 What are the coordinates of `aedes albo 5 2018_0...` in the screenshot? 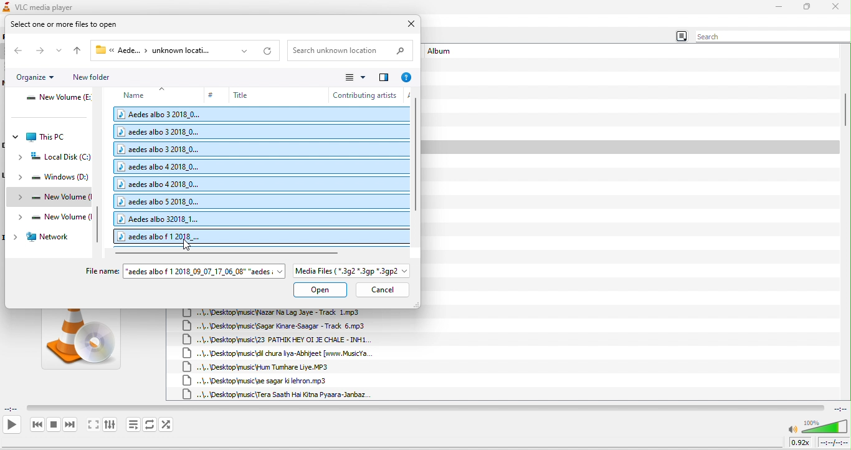 It's located at (159, 201).